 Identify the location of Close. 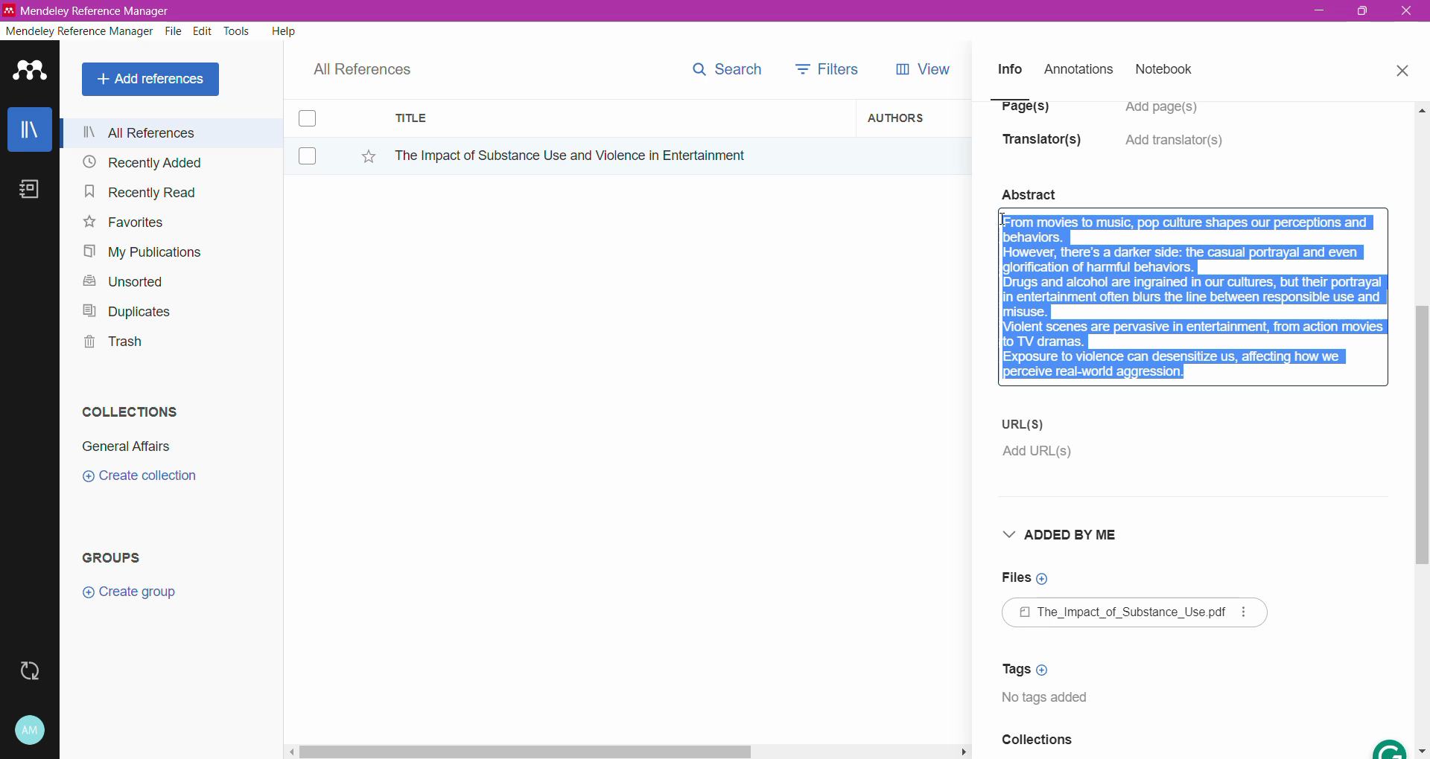
(1408, 12).